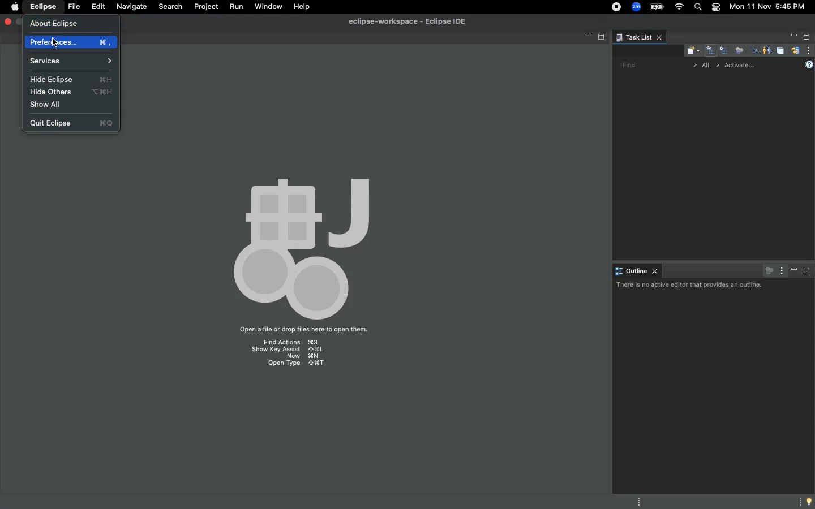 This screenshot has width=815, height=509. What do you see at coordinates (810, 63) in the screenshot?
I see `Help` at bounding box center [810, 63].